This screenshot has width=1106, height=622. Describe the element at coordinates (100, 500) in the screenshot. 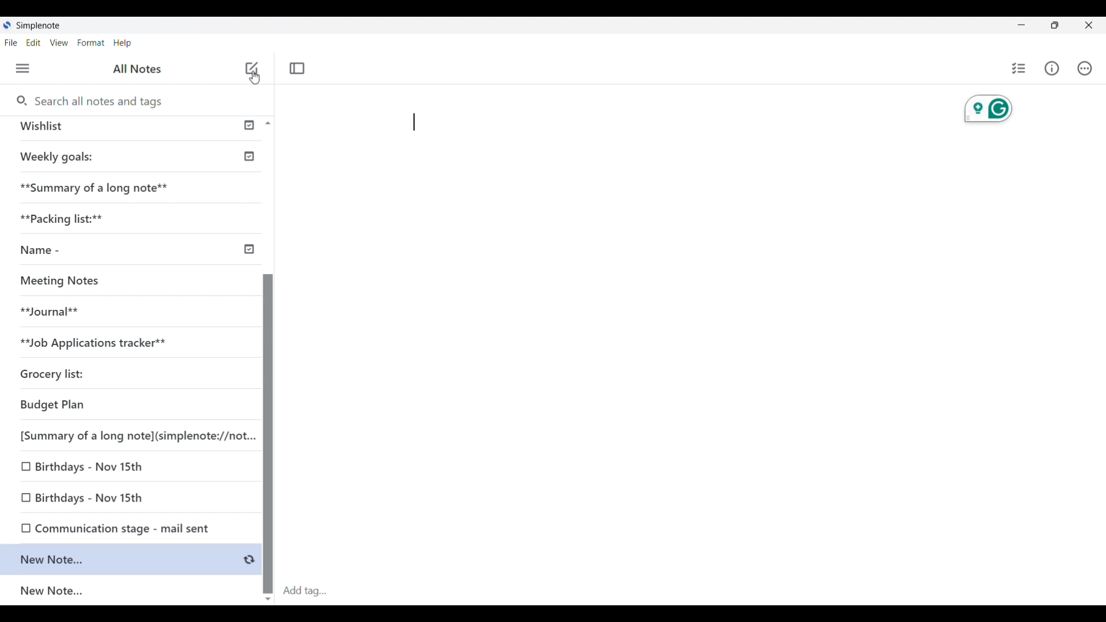

I see `Birthdays - Nov 15th` at that location.